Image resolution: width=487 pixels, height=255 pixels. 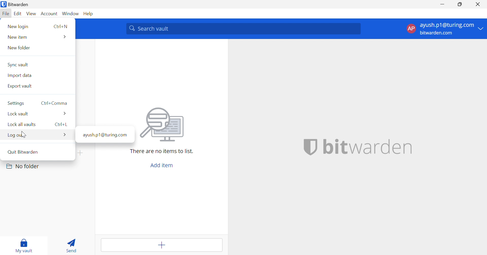 What do you see at coordinates (310, 147) in the screenshot?
I see `bitwarden logo` at bounding box center [310, 147].